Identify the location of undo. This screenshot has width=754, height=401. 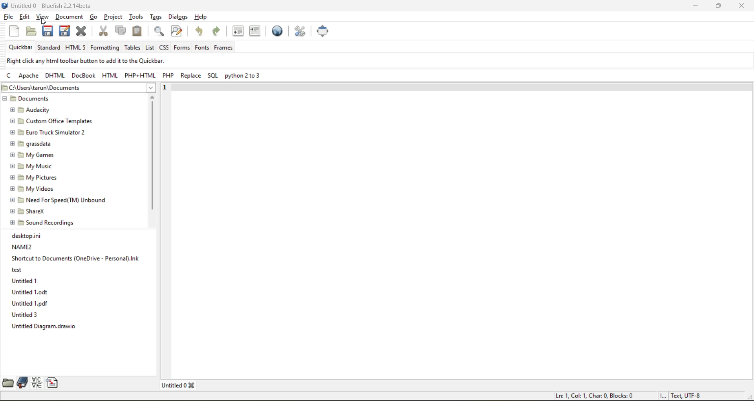
(202, 31).